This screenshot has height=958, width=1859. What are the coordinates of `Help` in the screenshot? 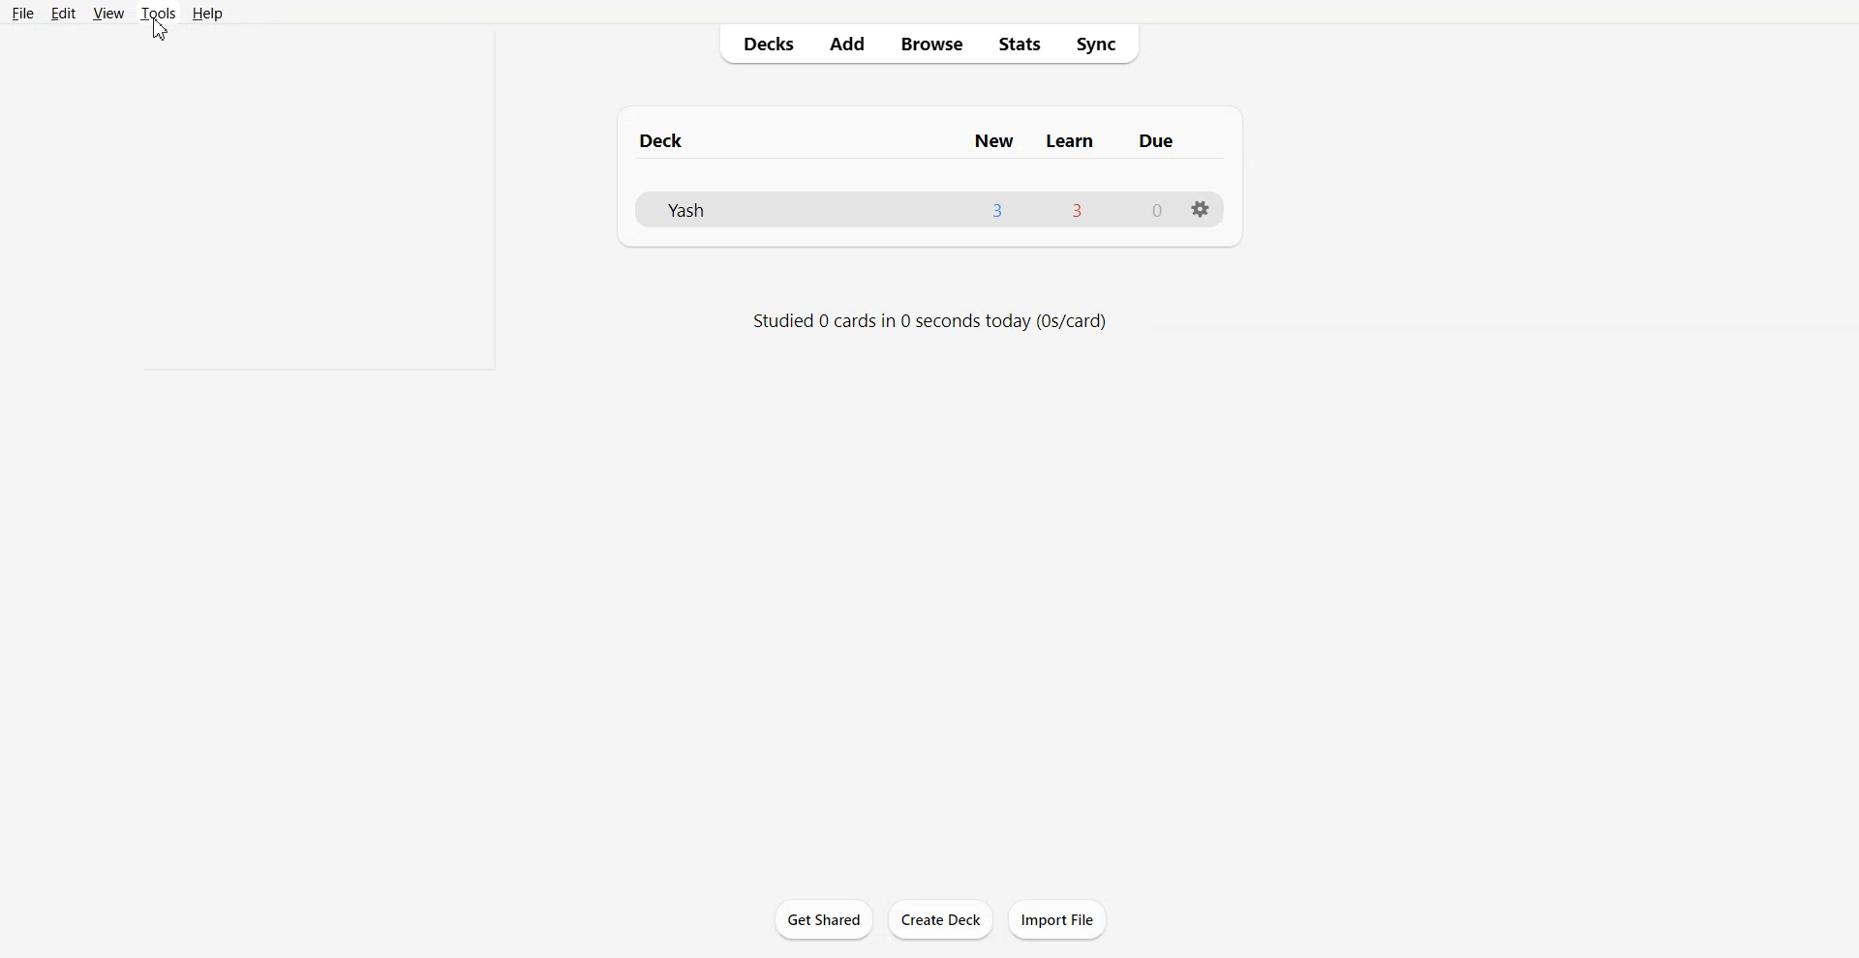 It's located at (206, 13).